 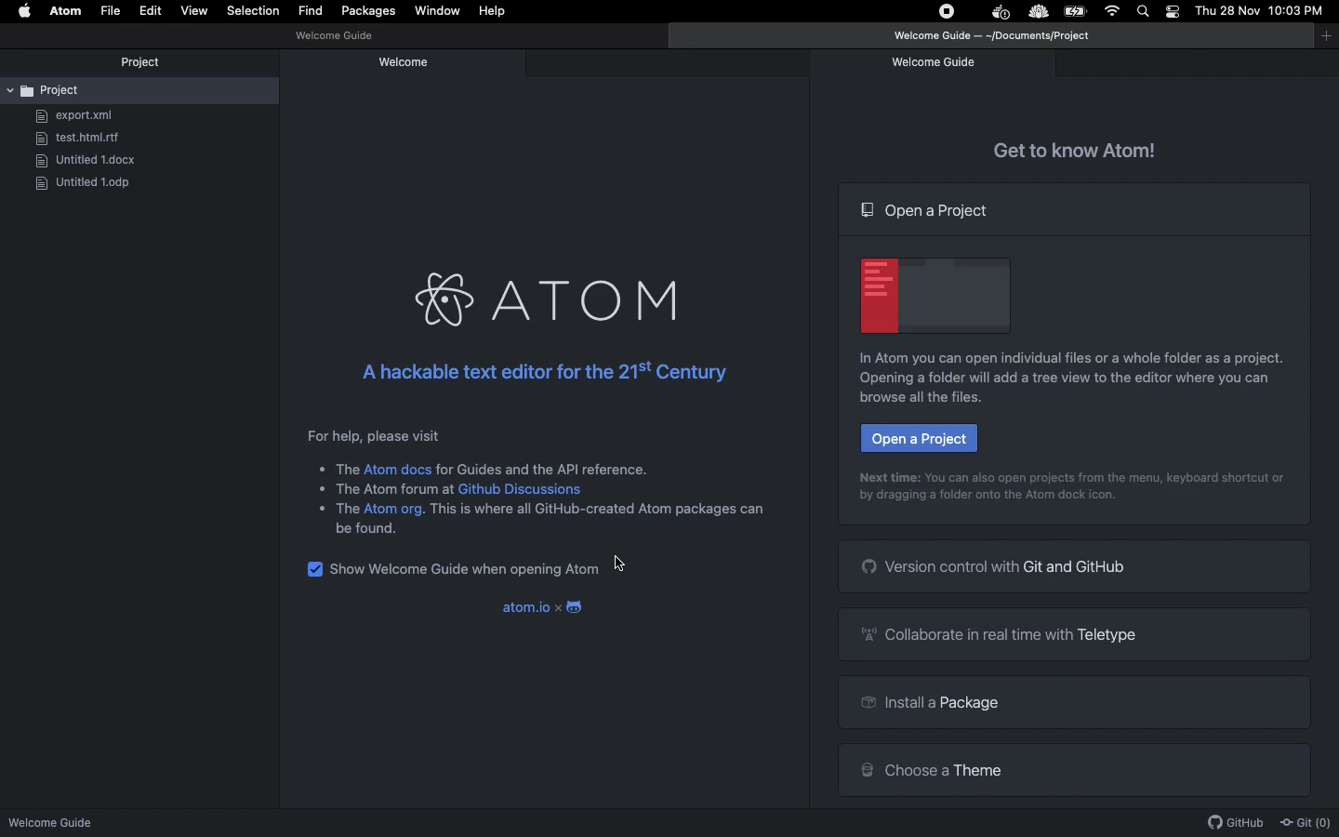 I want to click on stops, so click(x=949, y=14).